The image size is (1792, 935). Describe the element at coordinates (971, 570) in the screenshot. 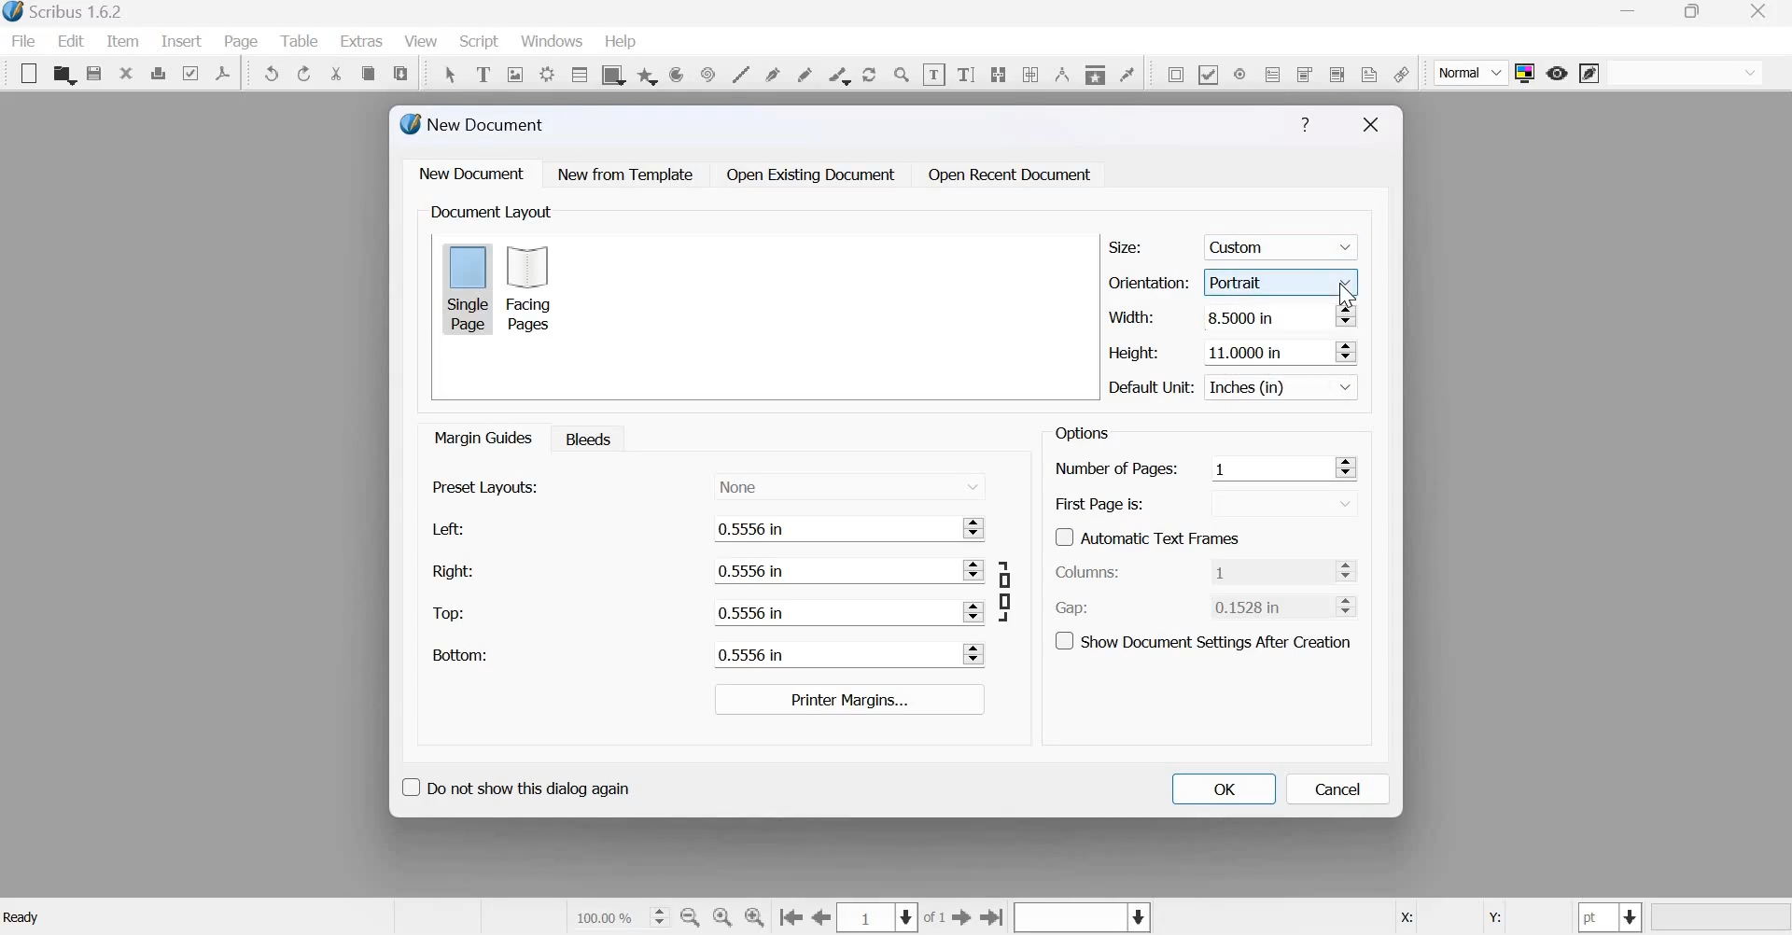

I see `Increase and Decrease` at that location.